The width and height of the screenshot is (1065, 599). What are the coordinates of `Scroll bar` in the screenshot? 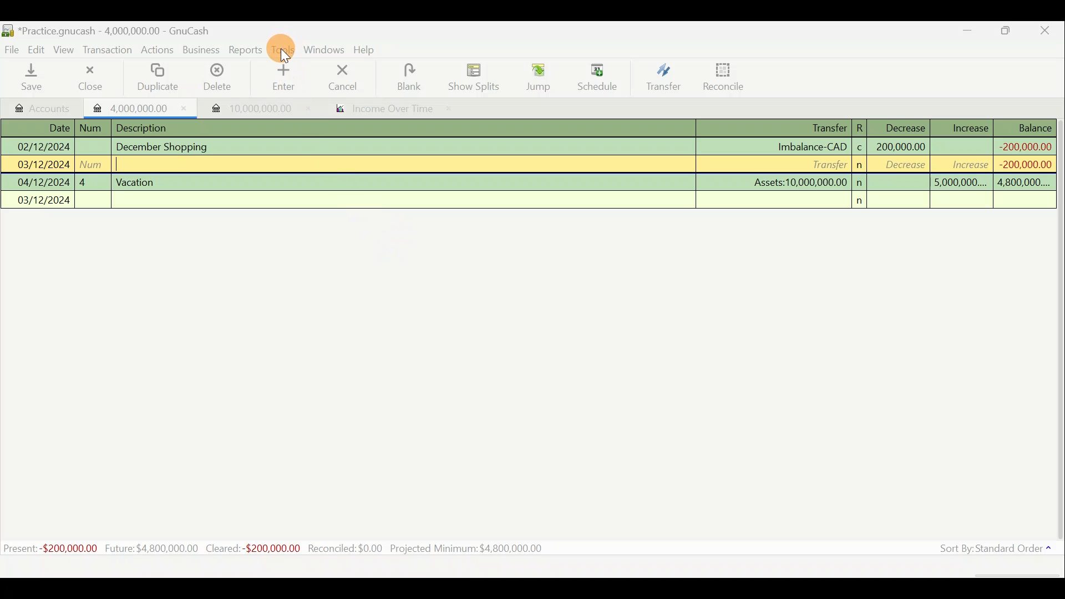 It's located at (1058, 332).